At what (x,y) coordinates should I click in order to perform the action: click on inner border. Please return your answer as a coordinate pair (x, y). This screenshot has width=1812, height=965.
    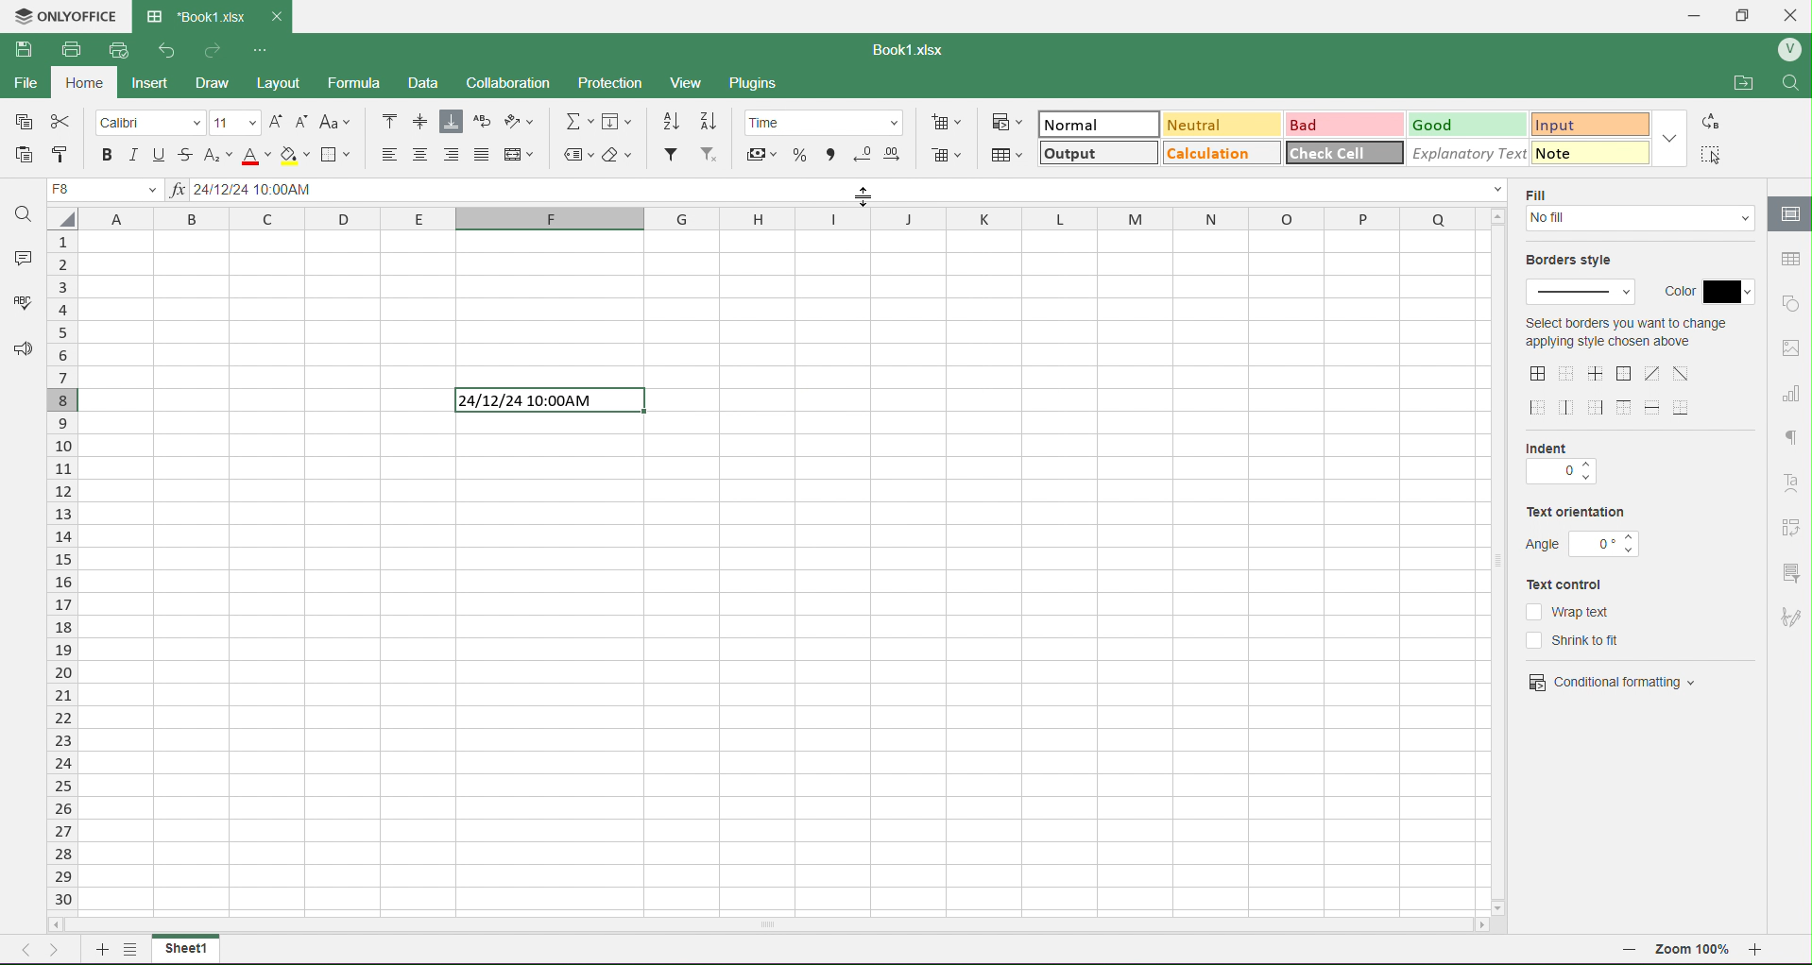
    Looking at the image, I should click on (1598, 373).